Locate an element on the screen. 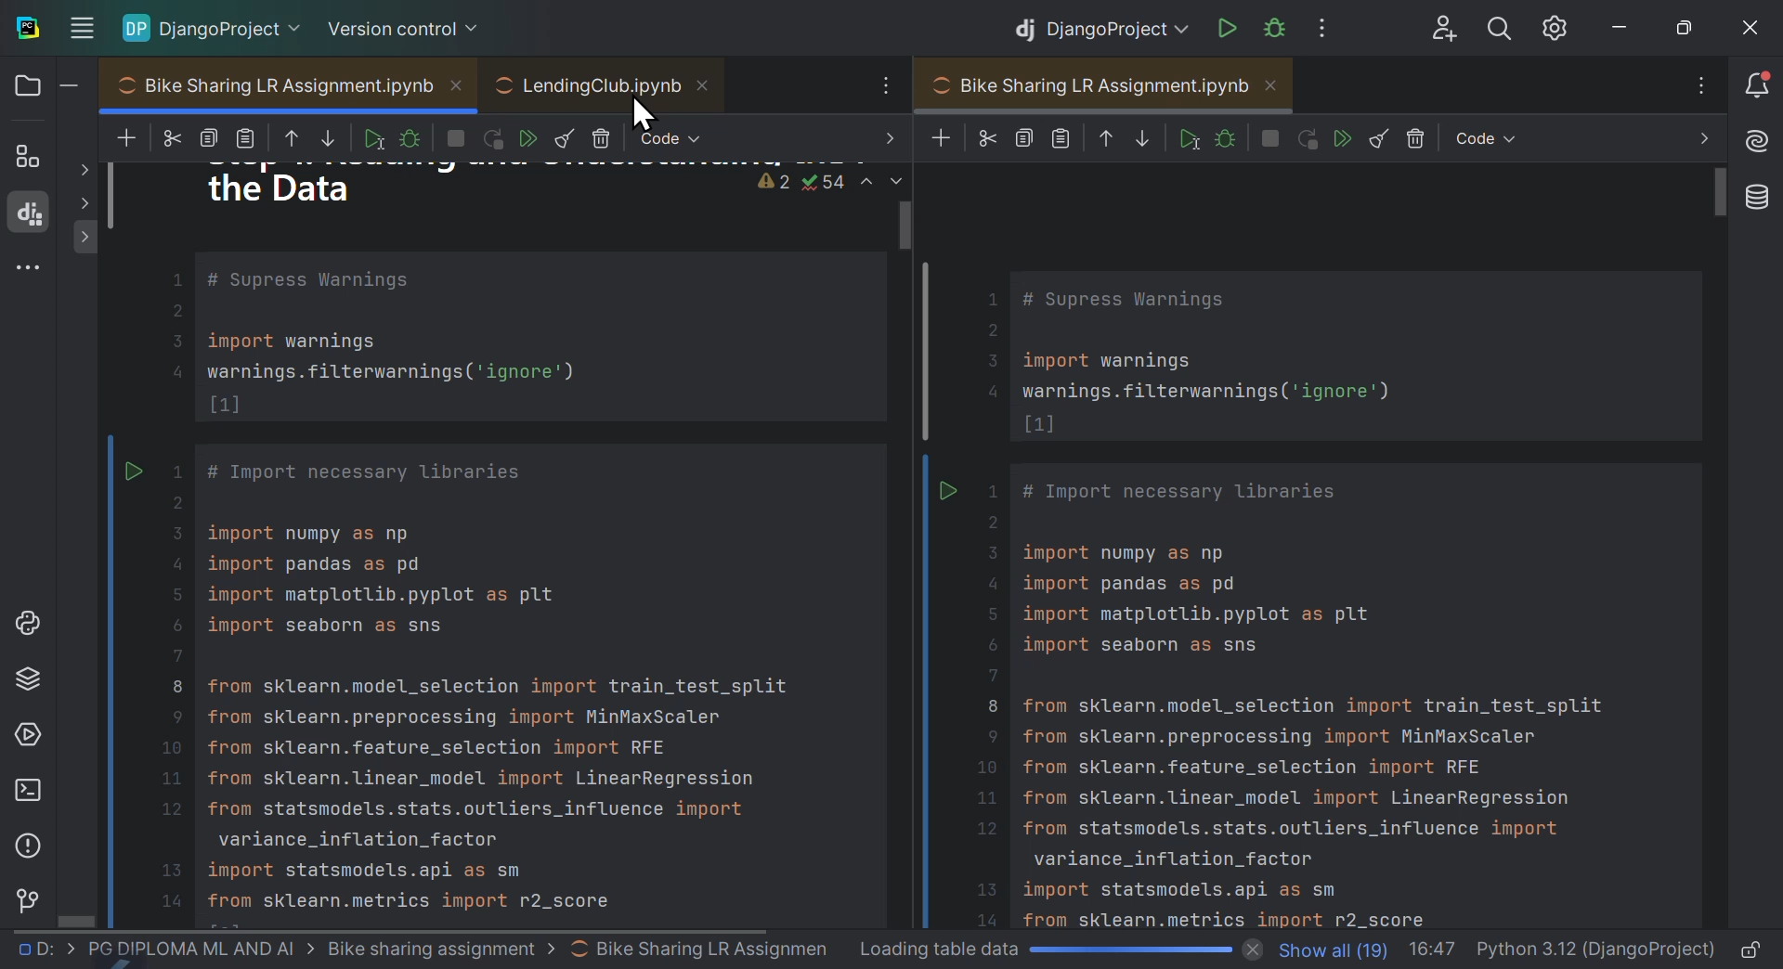 The height and width of the screenshot is (969, 1783). next is located at coordinates (1695, 139).